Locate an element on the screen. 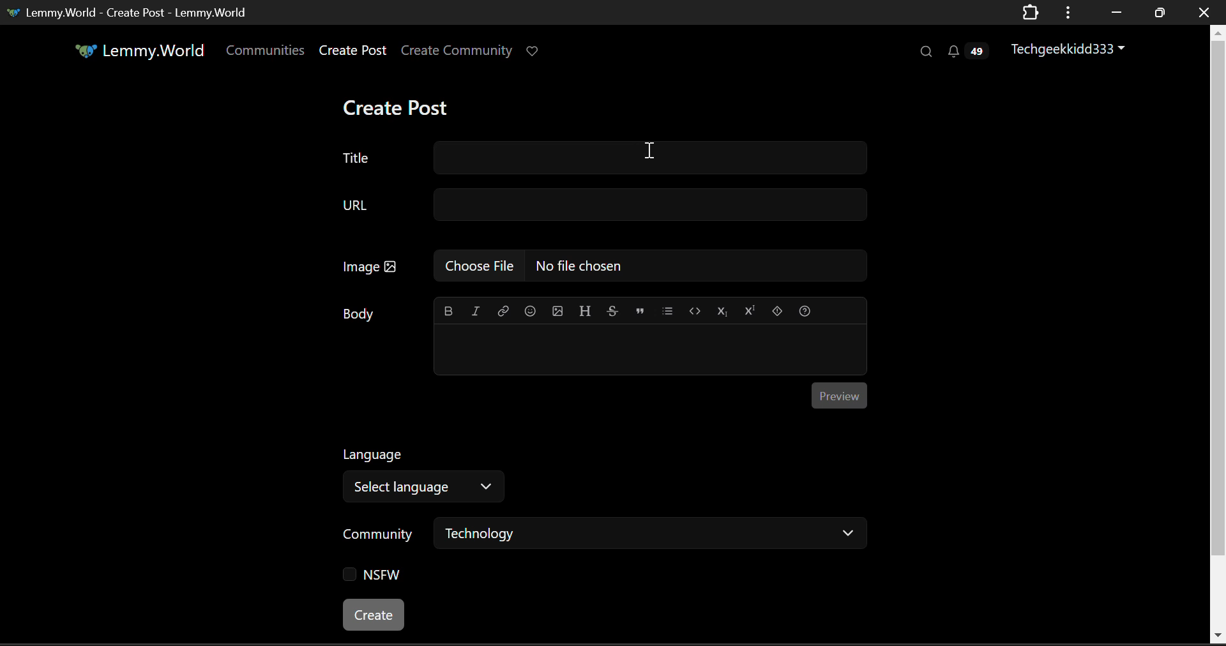  Link is located at coordinates (501, 312).